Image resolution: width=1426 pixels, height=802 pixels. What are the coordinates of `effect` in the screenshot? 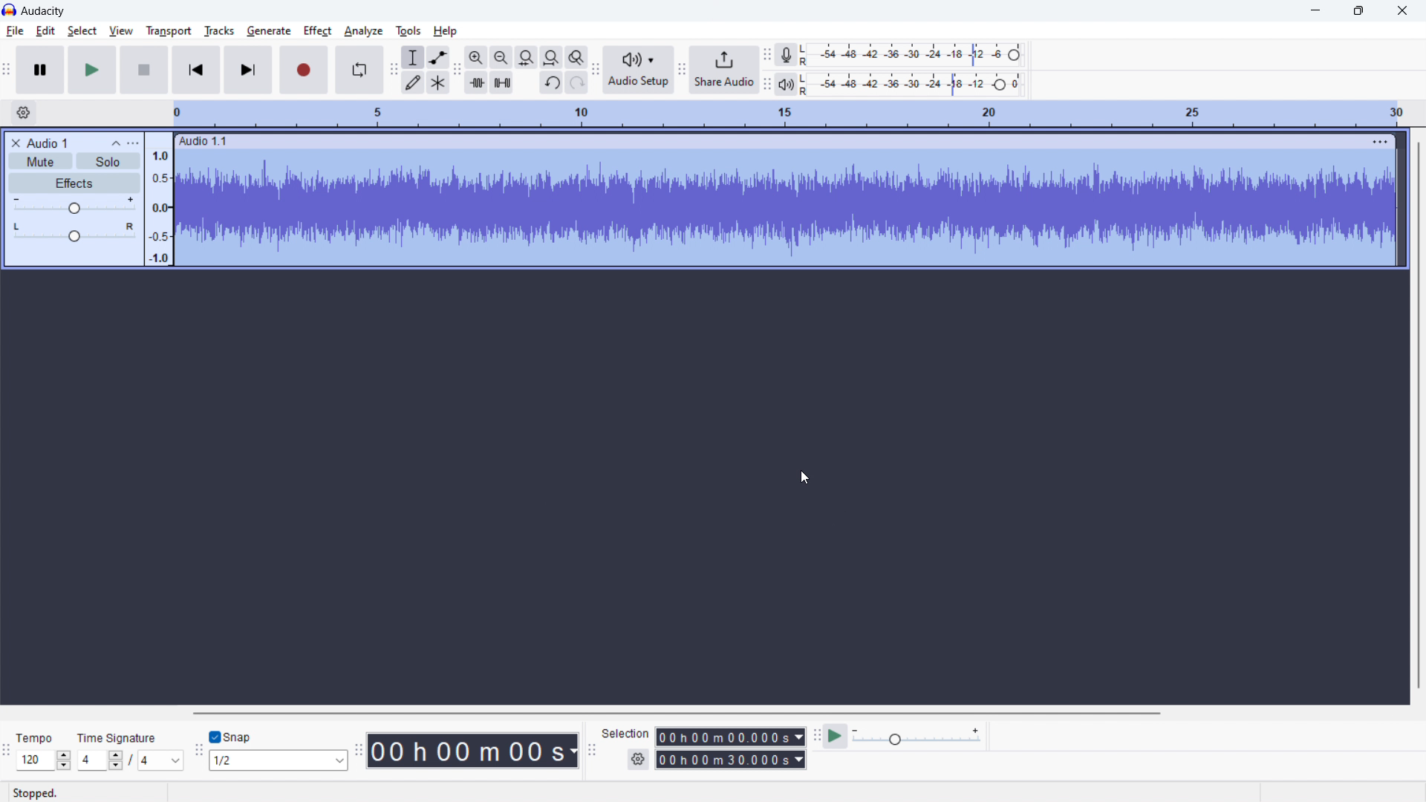 It's located at (317, 31).